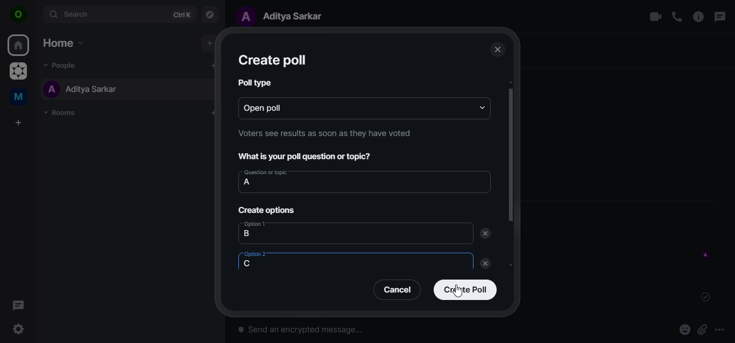 The height and width of the screenshot is (343, 735). I want to click on close, so click(497, 50).